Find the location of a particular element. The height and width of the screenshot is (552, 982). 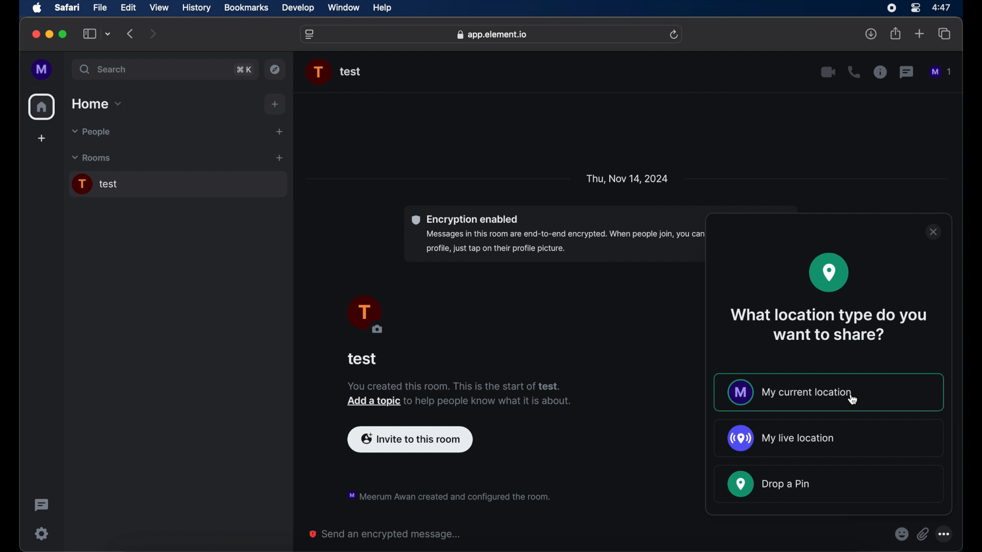

search shortcut is located at coordinates (243, 69).